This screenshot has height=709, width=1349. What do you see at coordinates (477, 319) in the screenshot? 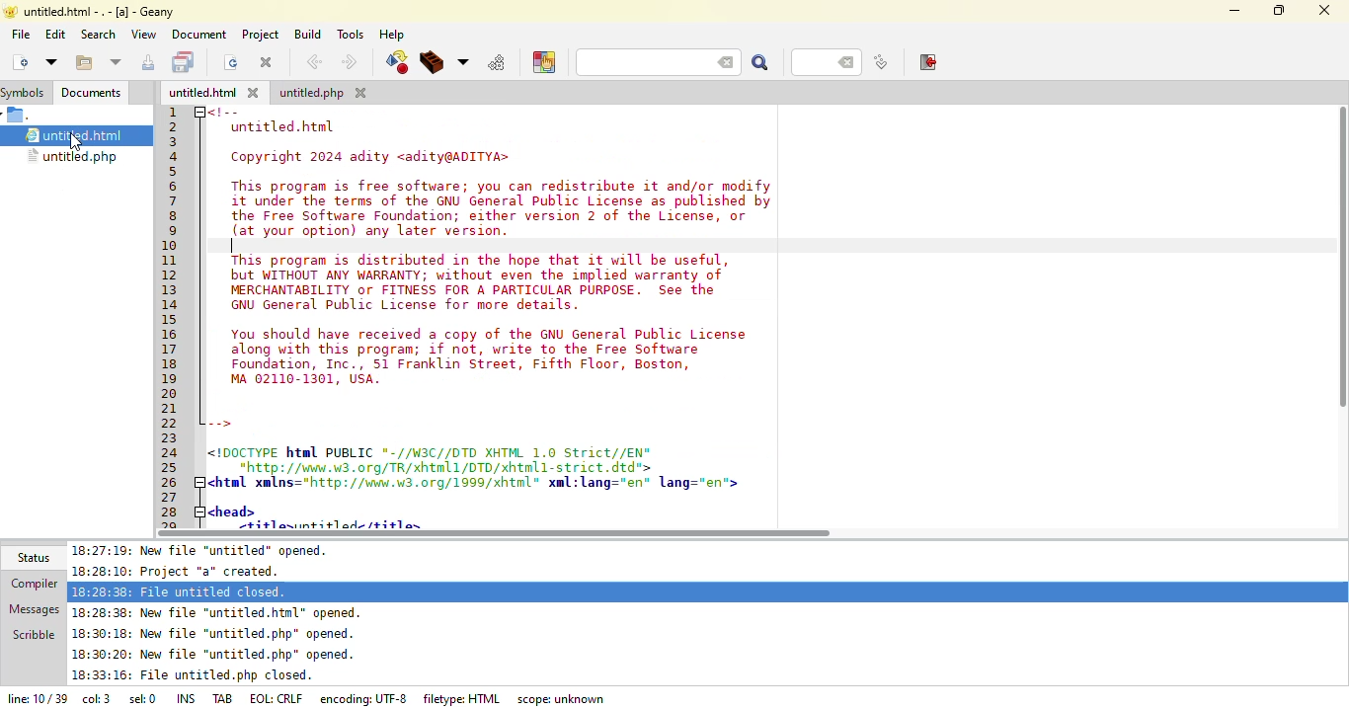
I see `untitled.html
Copyright 2024 adity <adity@ADITYA>
This program is free software; you can redistribute it and/or modify
it under the terms of the GNU General Public License as published by
the Free Software Foundation; either version 2 of the License, or
(at your option) any later version.
This program is distributed in the hope that it will be useful,
but WITHOUT ANY WARRANTY; without even the implied warranty of
MERCHANTABILITY or FITNESS FOR A PARTICULAR PURPOSE. See the
GNU General Public License for more details.
You should have received a copy of the GNU General Public License
along with this program; if not, write to the Free Software
Foundation, Inc., 51 Franklin Street, Fifth Floor, Boston,
MA 02110-1301, USA.
<!DOCTYPE html PUBLIC *-//W3C//DTD XHTML 1.0 Strict//EN"
“http://www .w3.org/TR/xhtml1/DTD/xhtml1-strict.dtd">
html xmlns="ht tp: //wiw.w3.0rg/1999/xhtnl* xal:lang="en" lang="en">
head>
prt TSC TR UP` at bounding box center [477, 319].